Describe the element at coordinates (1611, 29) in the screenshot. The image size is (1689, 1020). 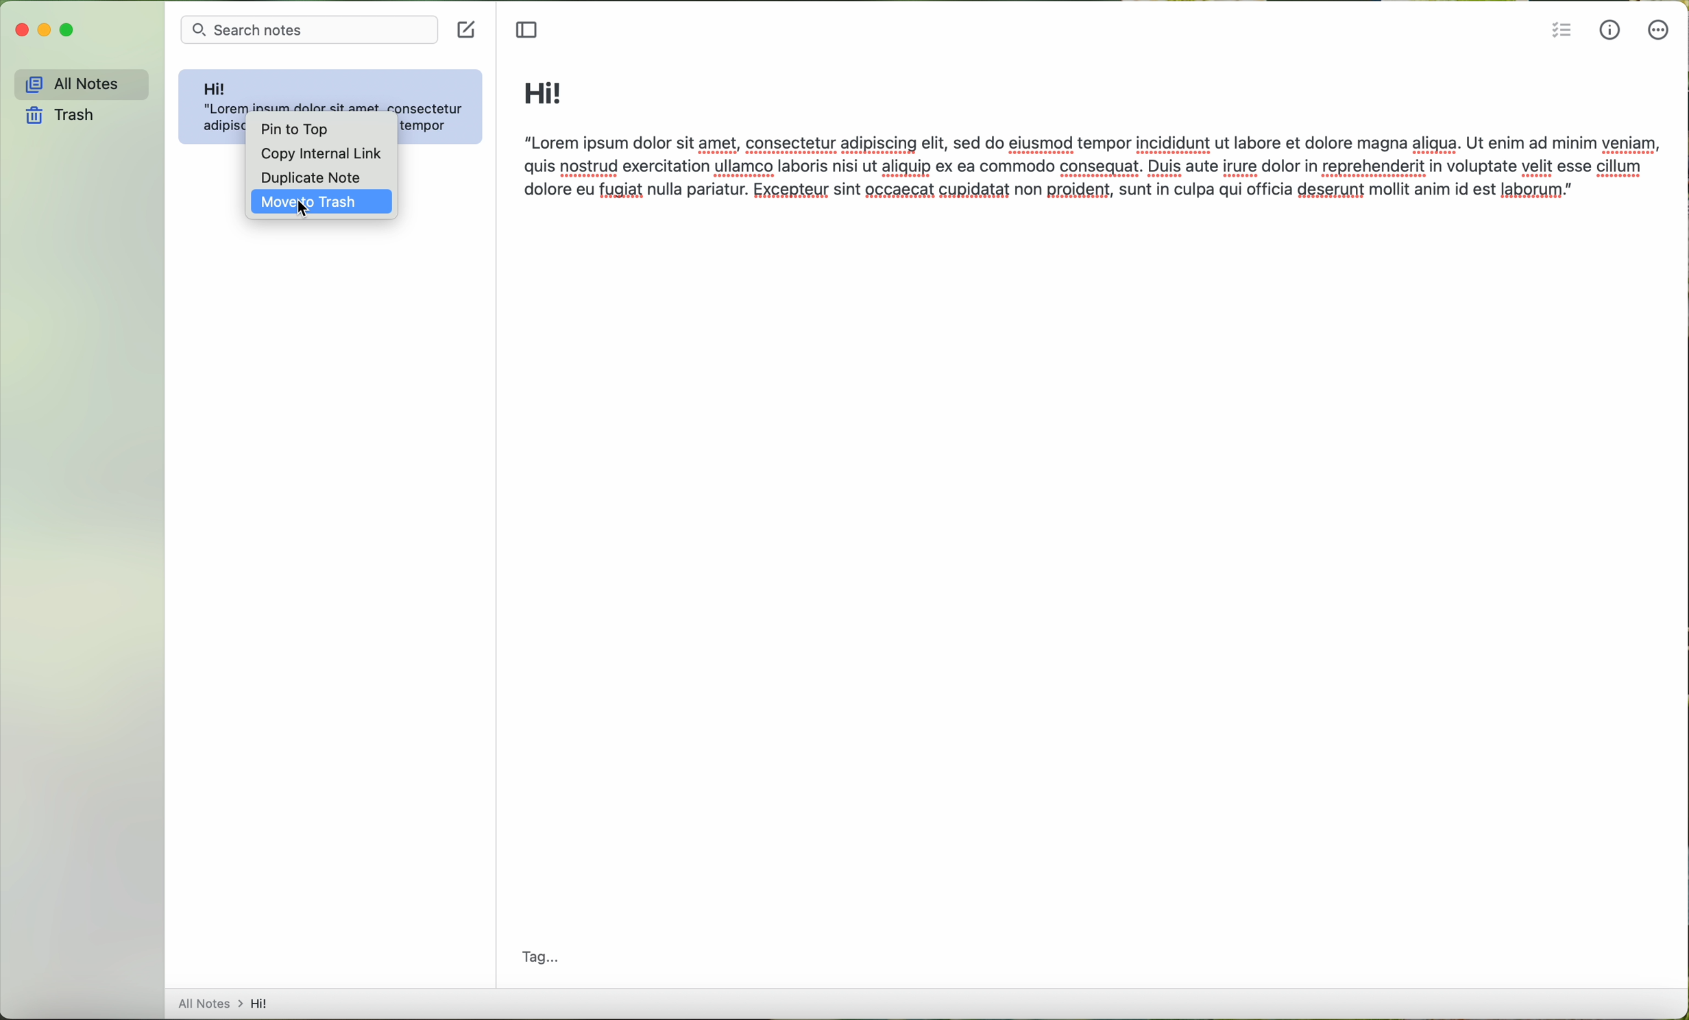
I see `metrics` at that location.